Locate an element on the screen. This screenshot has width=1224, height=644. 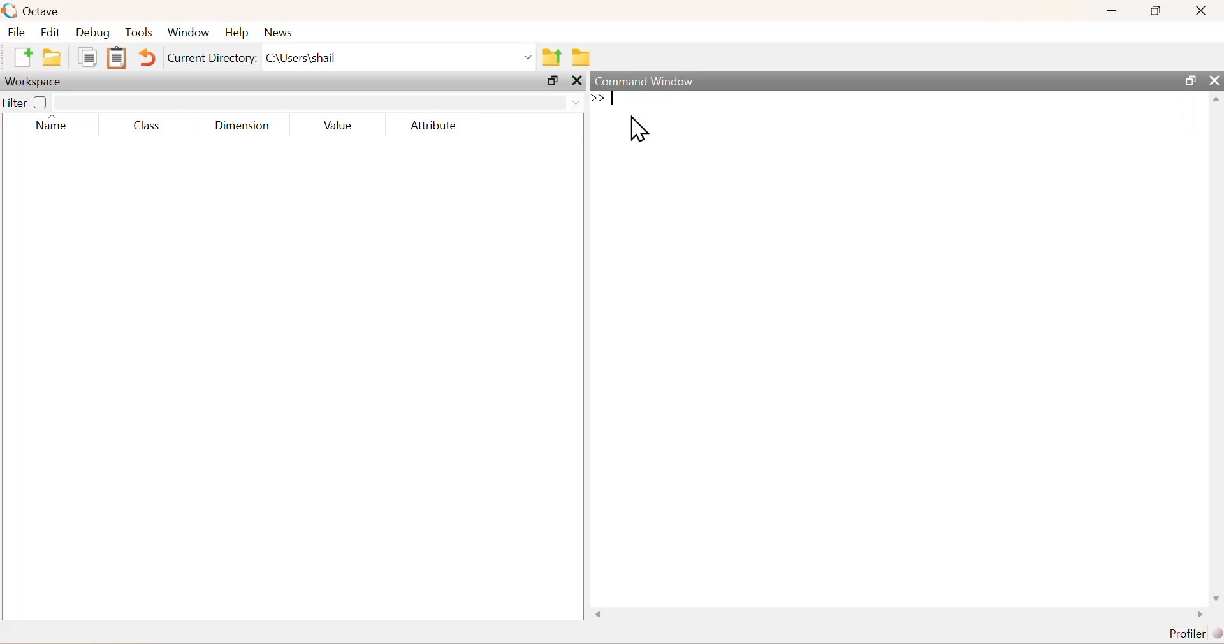
logo is located at coordinates (9, 11).